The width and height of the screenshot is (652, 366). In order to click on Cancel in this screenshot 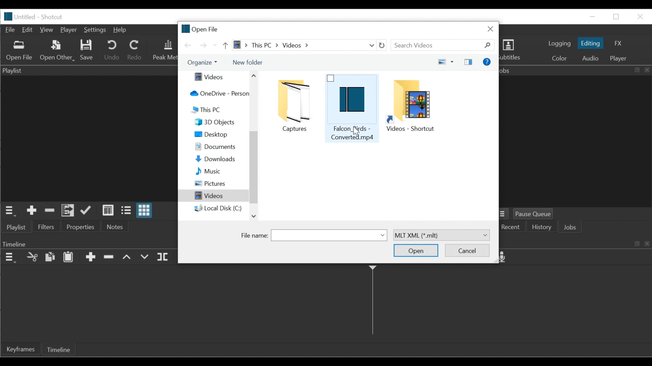, I will do `click(467, 250)`.